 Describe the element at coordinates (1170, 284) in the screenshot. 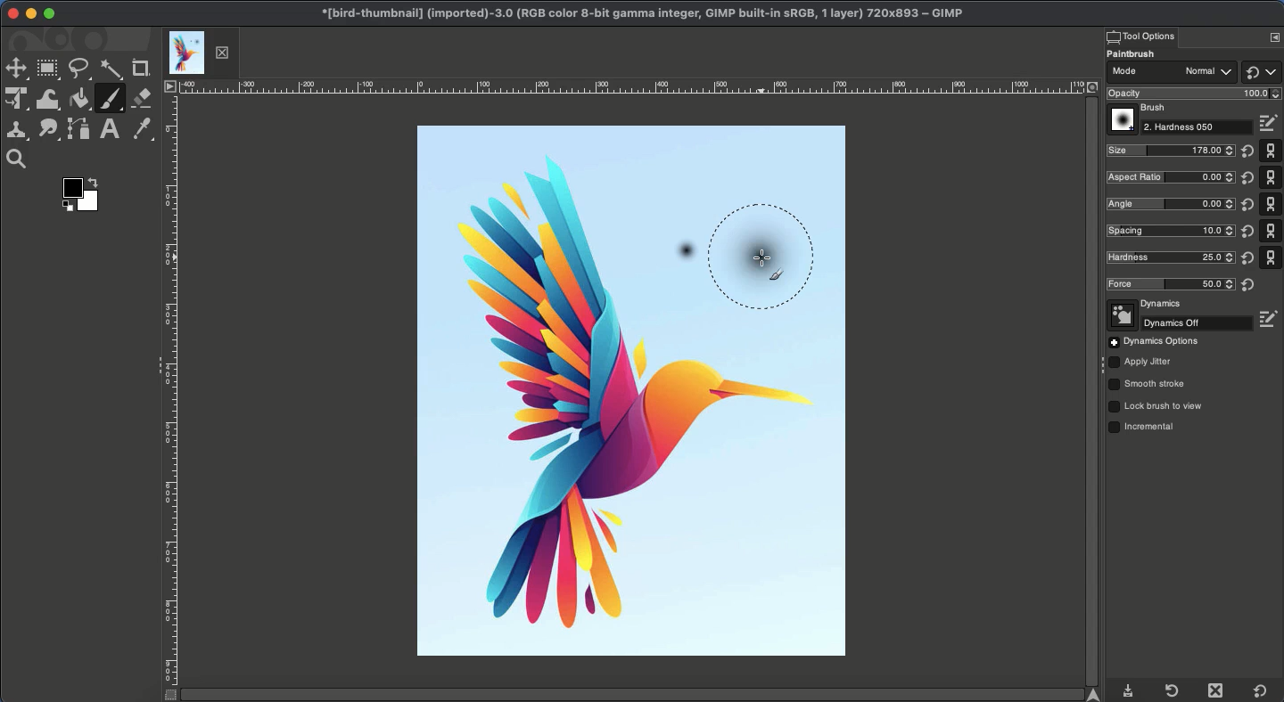

I see `Force` at that location.